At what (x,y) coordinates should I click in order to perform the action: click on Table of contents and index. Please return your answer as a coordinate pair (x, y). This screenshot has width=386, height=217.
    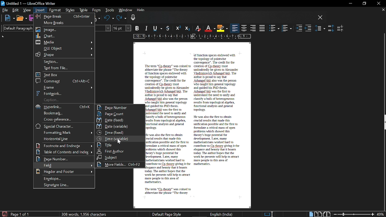
    Looking at the image, I should click on (65, 152).